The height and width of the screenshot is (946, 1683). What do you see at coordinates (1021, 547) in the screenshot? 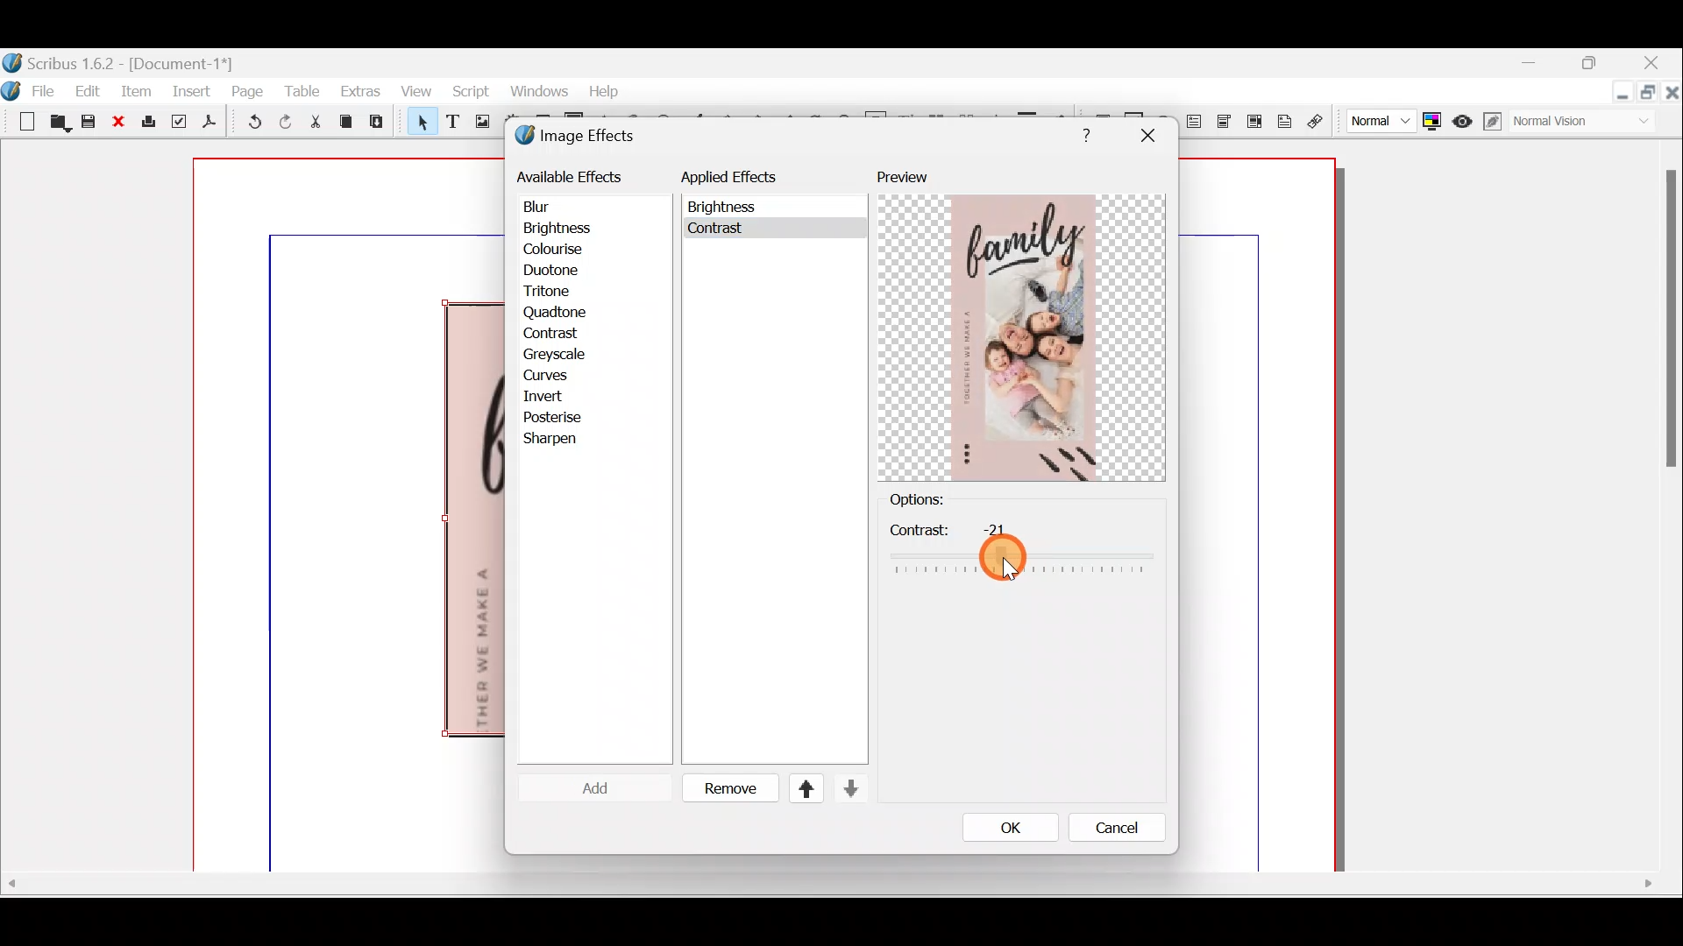
I see `` at bounding box center [1021, 547].